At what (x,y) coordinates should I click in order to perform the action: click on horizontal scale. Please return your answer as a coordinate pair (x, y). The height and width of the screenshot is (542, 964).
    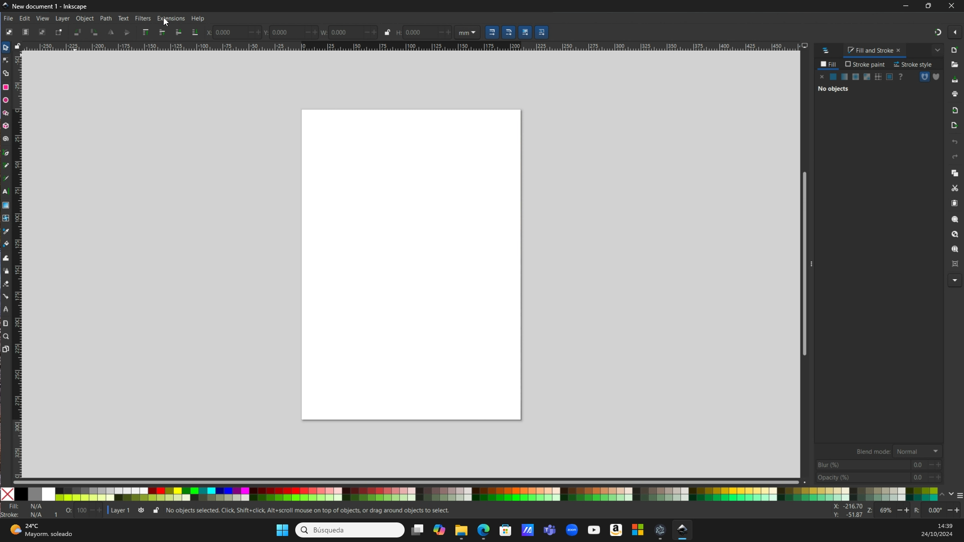
    Looking at the image, I should click on (418, 46).